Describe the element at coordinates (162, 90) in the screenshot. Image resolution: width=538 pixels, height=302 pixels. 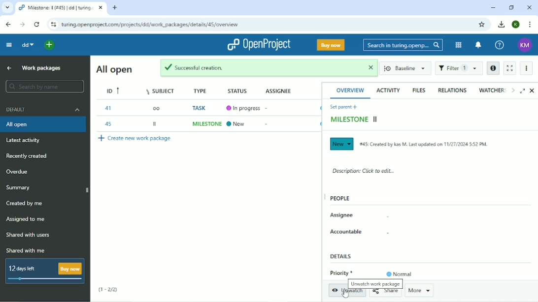
I see `Subject` at that location.